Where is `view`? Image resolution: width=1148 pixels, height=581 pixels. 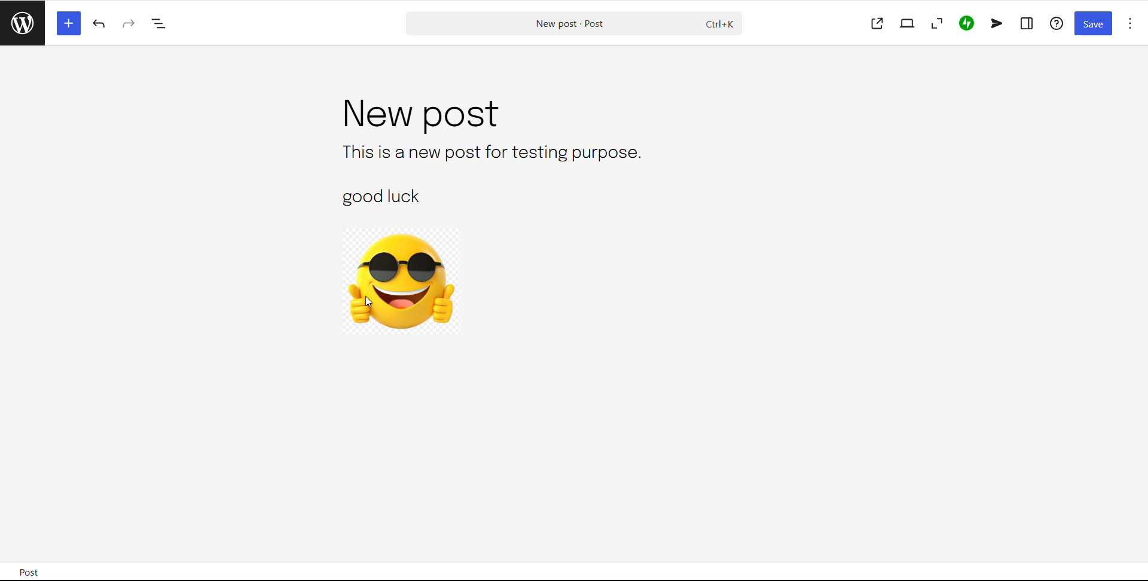
view is located at coordinates (907, 23).